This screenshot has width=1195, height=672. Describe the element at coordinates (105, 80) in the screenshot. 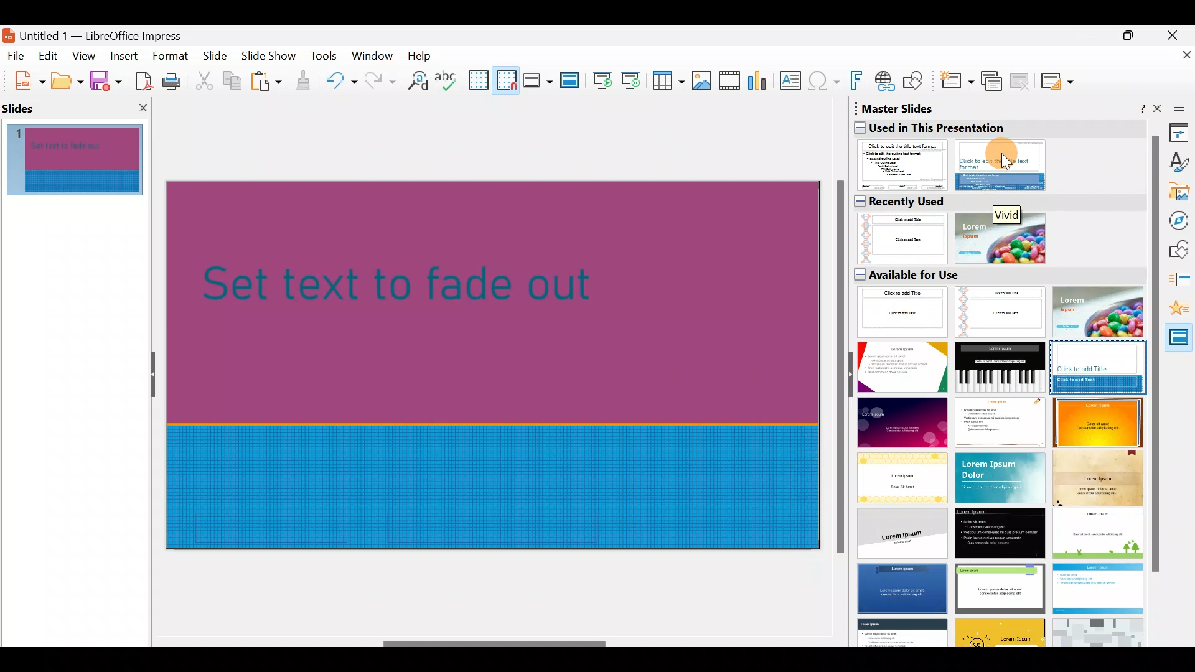

I see `Save` at that location.